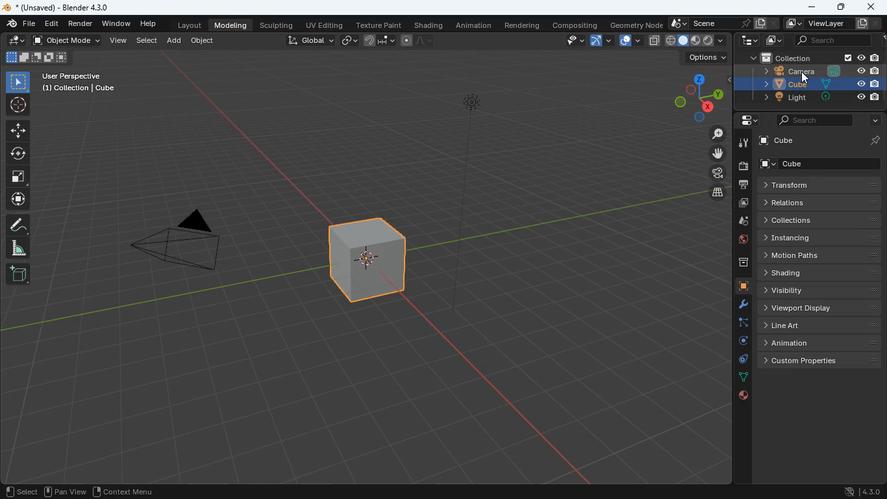 Image resolution: width=887 pixels, height=499 pixels. I want to click on uv editing, so click(325, 25).